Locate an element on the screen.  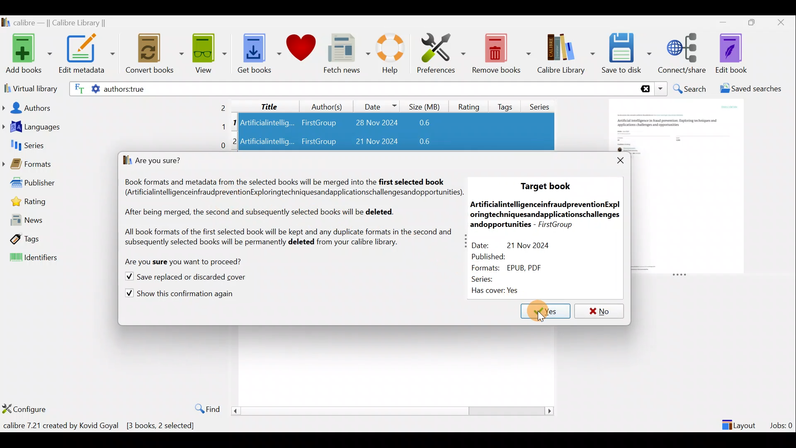
Edit metadata is located at coordinates (86, 55).